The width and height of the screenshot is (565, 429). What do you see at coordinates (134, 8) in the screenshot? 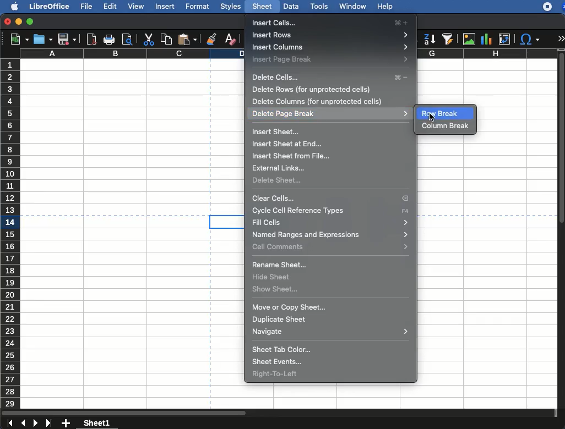
I see `view` at bounding box center [134, 8].